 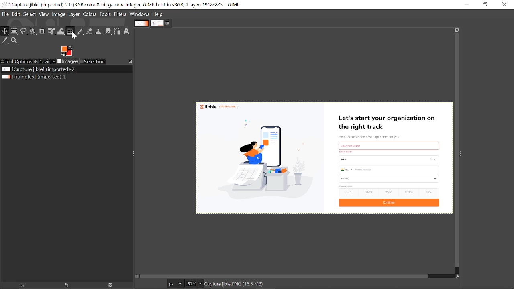 What do you see at coordinates (121, 14) in the screenshot?
I see `Filters` at bounding box center [121, 14].